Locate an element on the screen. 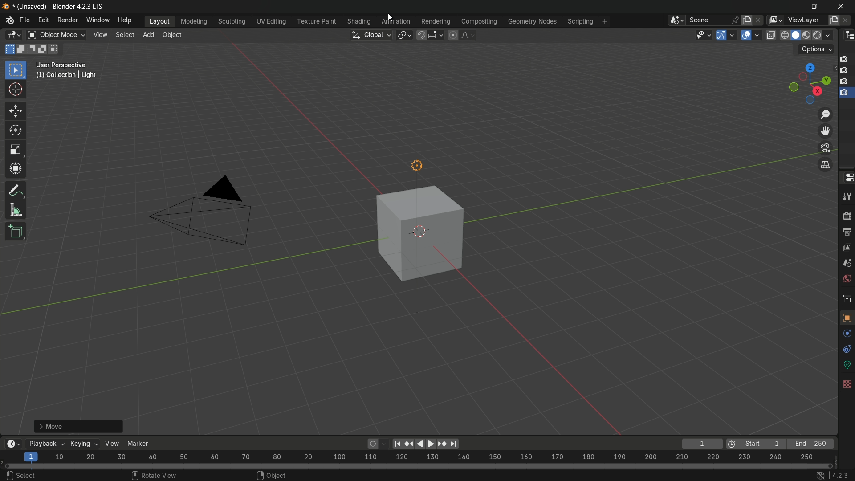 The height and width of the screenshot is (481, 855). preset viewpoint is located at coordinates (803, 82).